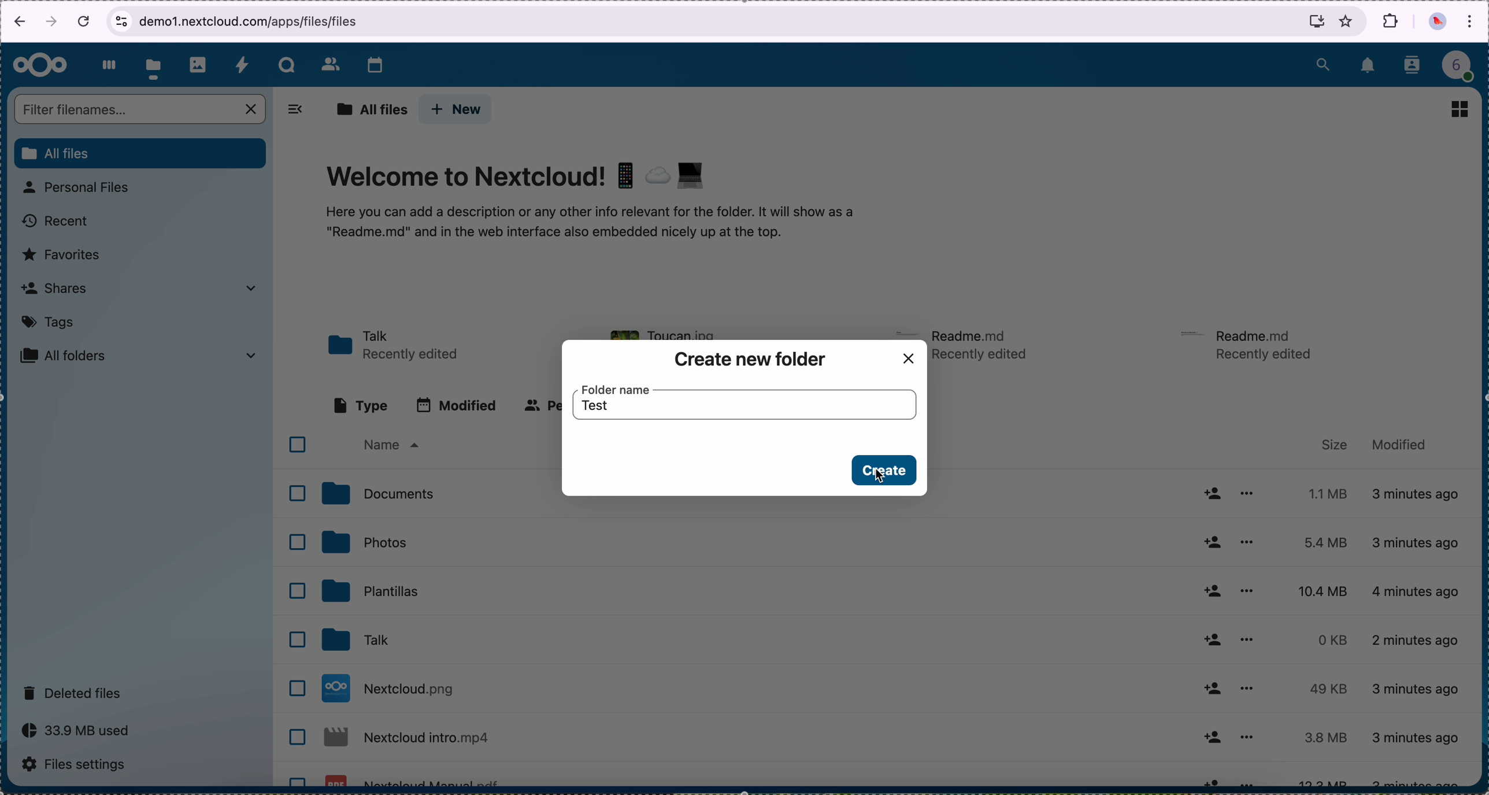 This screenshot has width=1489, height=795. Describe the element at coordinates (390, 446) in the screenshot. I see `name` at that location.